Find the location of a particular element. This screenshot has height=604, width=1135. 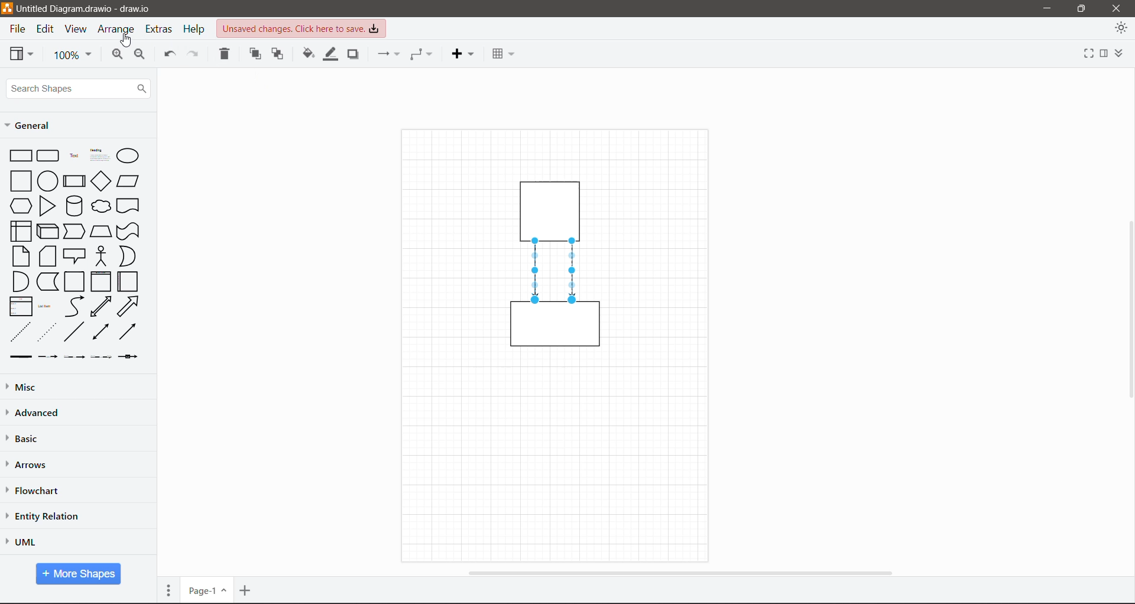

container is located at coordinates (556, 328).